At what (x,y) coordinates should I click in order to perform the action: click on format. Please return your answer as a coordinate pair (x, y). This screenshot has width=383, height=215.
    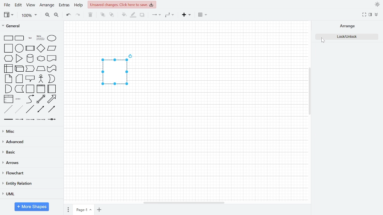
    Looking at the image, I should click on (370, 15).